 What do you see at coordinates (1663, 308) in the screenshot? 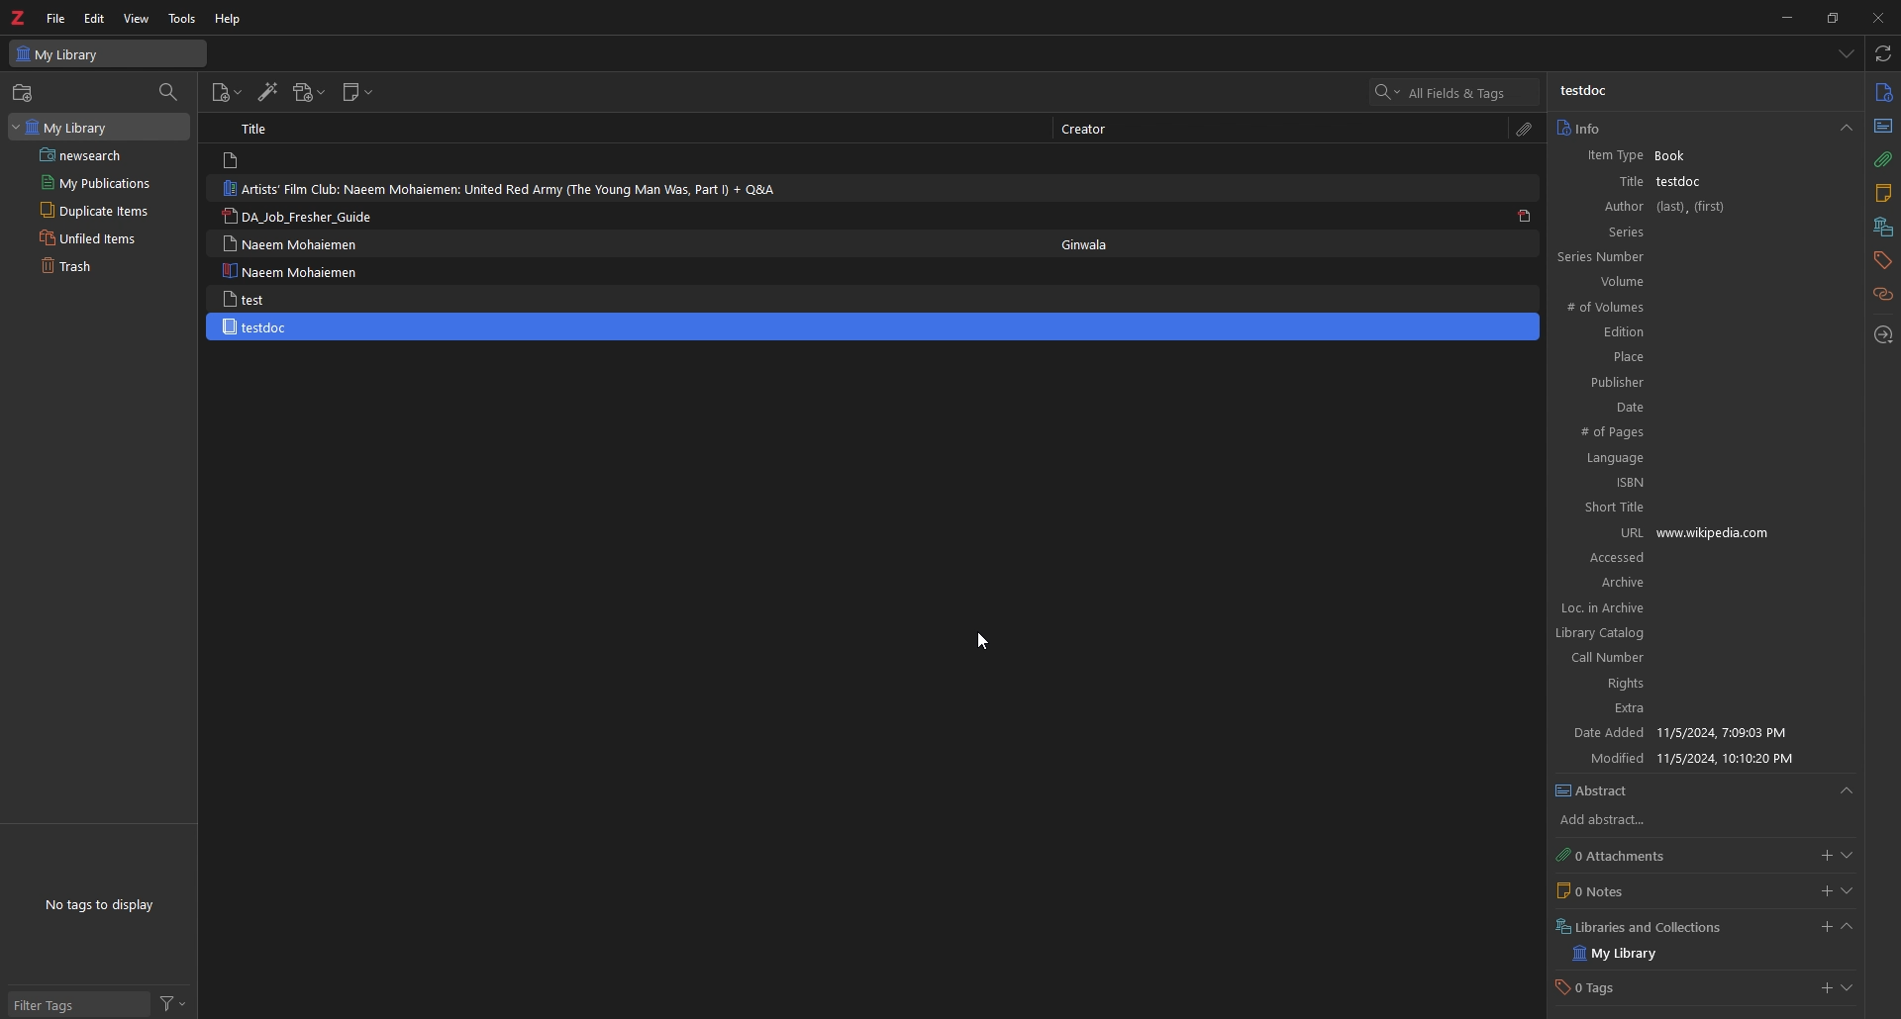
I see `#of Volumes` at bounding box center [1663, 308].